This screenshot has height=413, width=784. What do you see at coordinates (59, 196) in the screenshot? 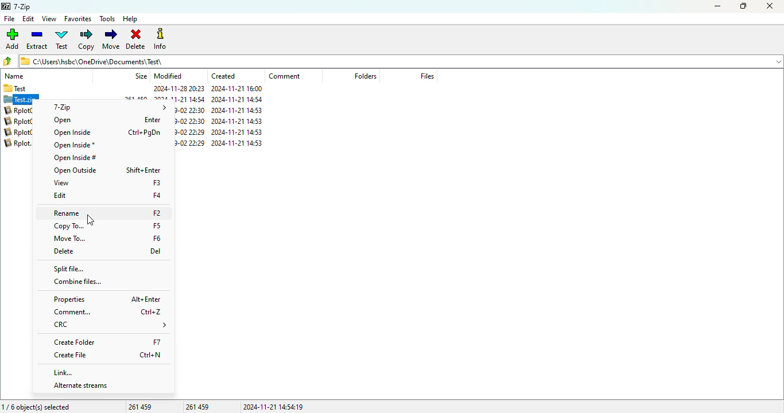
I see `edit` at bounding box center [59, 196].